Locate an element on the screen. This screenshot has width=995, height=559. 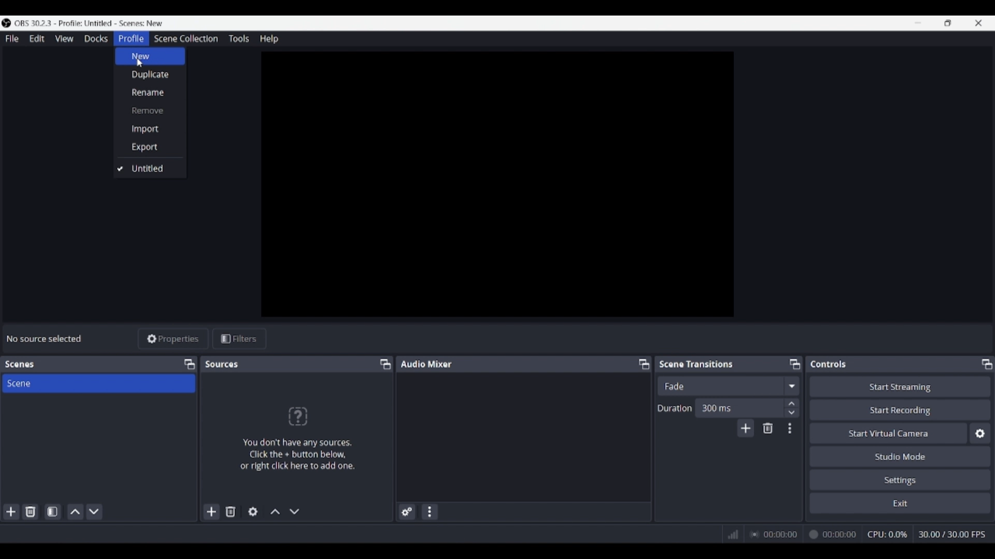
Close interface is located at coordinates (978, 23).